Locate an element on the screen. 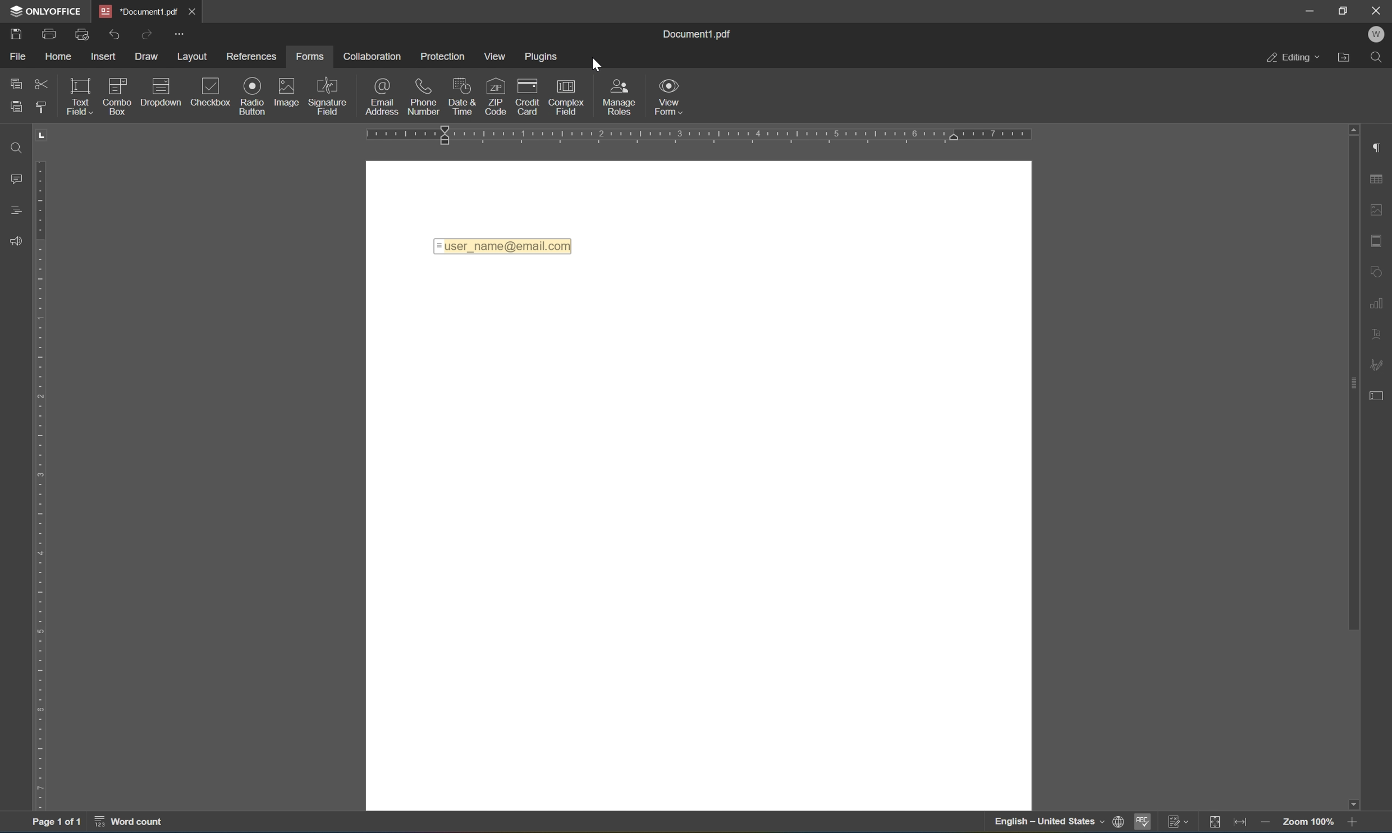 The width and height of the screenshot is (1392, 833). document1.pdf is located at coordinates (696, 34).